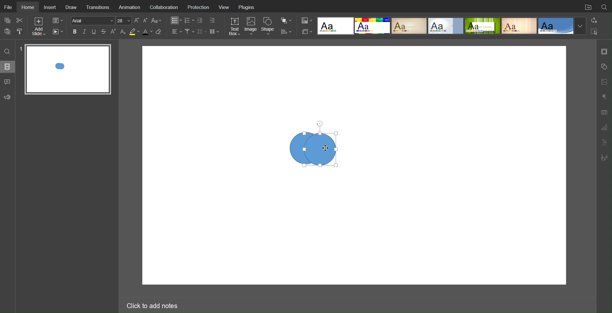 Image resolution: width=612 pixels, height=313 pixels. What do you see at coordinates (306, 20) in the screenshot?
I see `Colors` at bounding box center [306, 20].